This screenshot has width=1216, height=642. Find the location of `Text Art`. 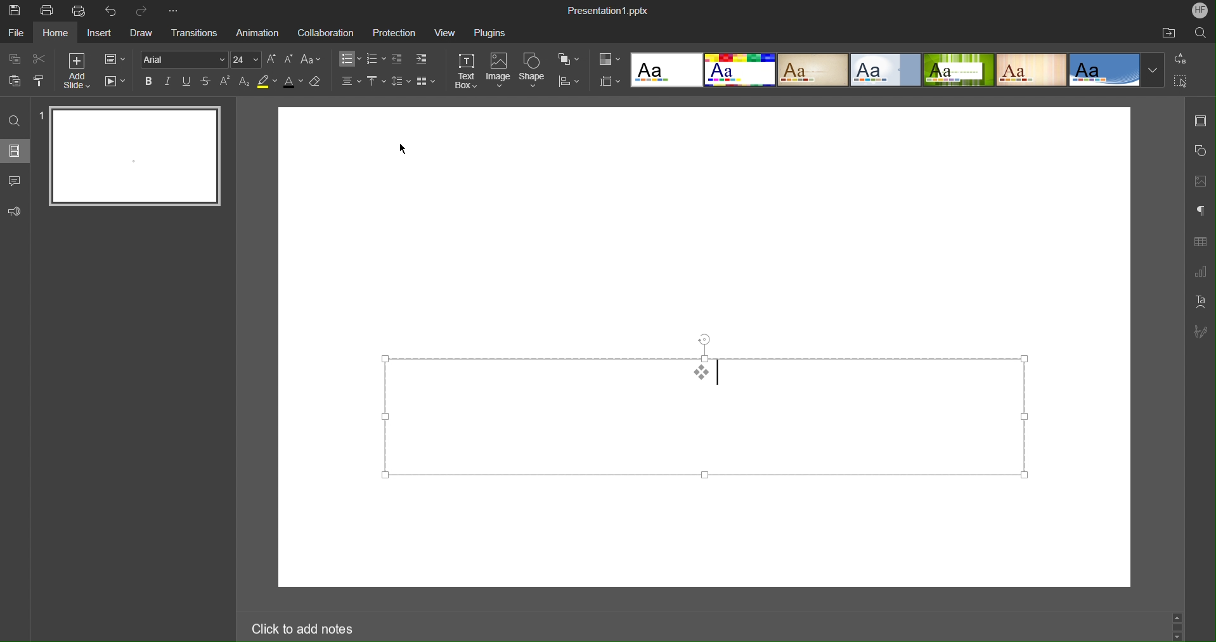

Text Art is located at coordinates (1201, 301).